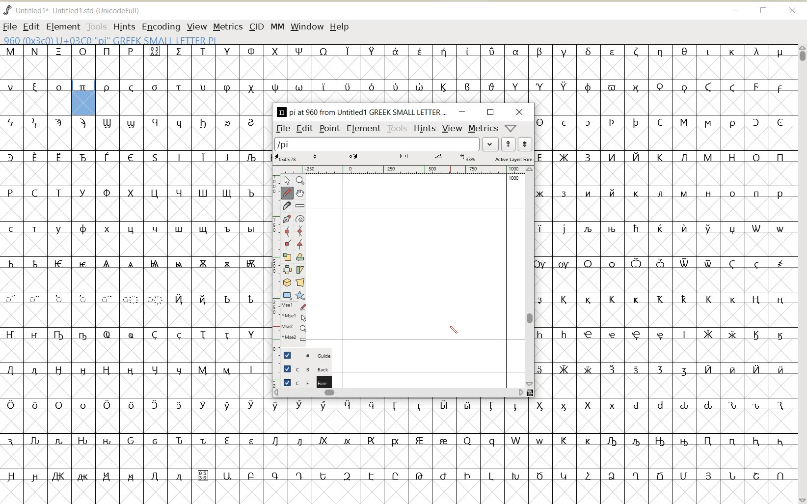 The image size is (807, 504). Describe the element at coordinates (300, 257) in the screenshot. I see `Rotate the selection` at that location.